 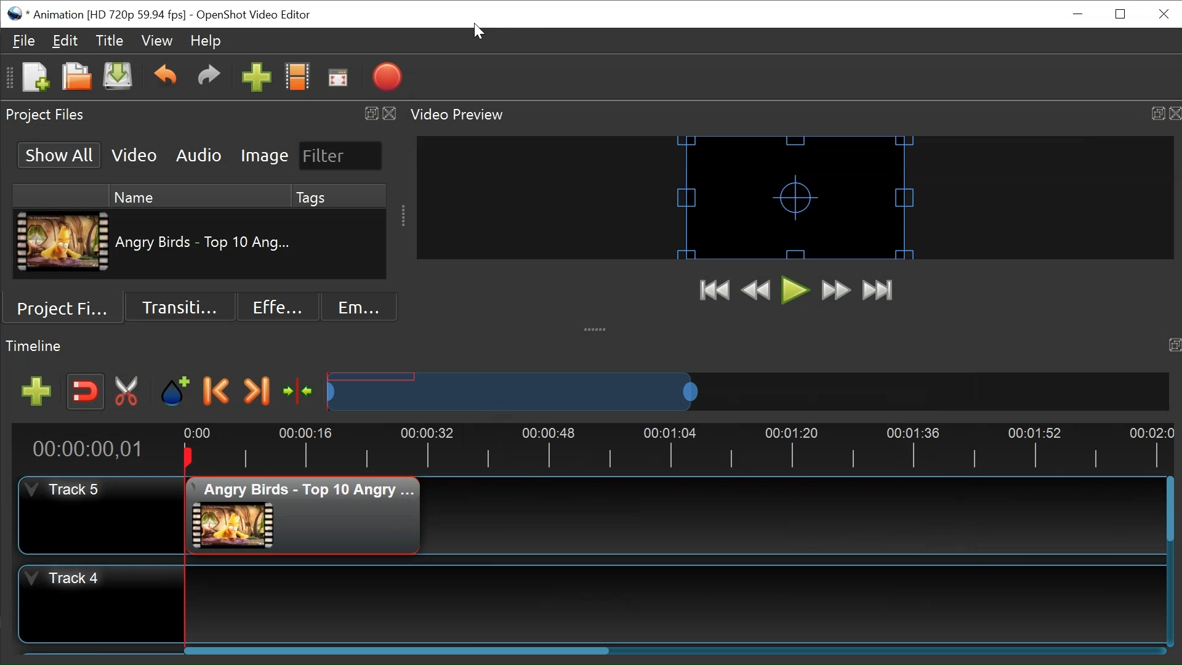 I want to click on Fast Forward, so click(x=836, y=291).